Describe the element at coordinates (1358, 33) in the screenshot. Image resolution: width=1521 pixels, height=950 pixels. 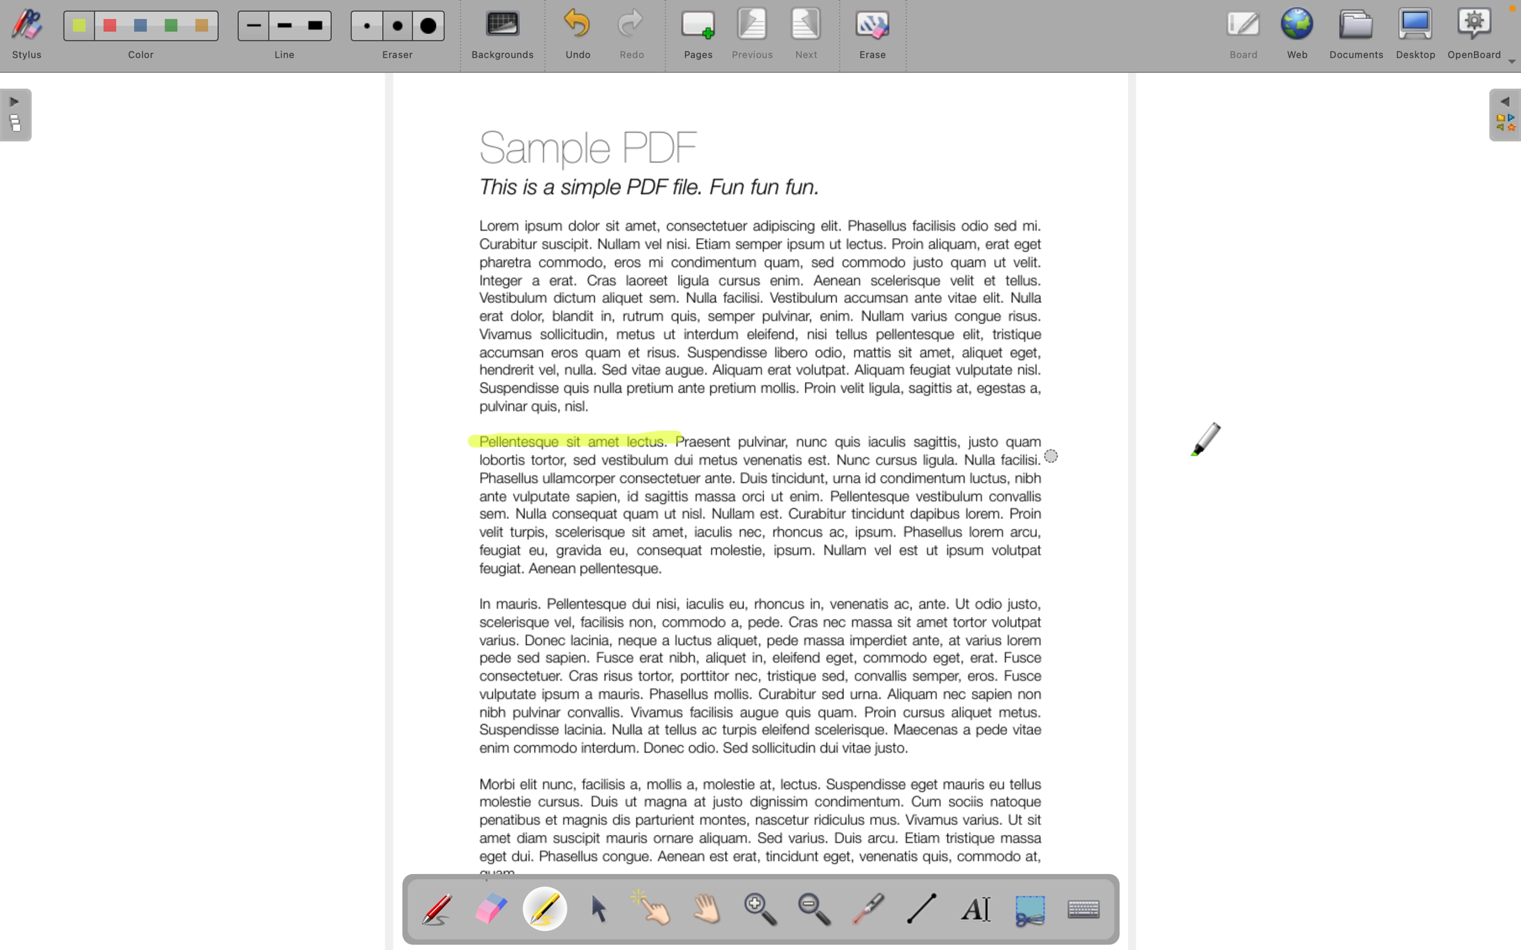
I see `documents` at that location.